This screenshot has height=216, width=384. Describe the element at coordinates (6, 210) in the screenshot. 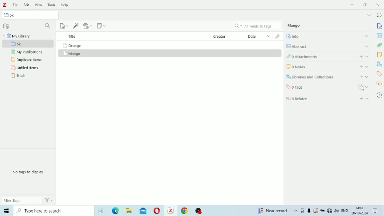

I see `Windows` at that location.